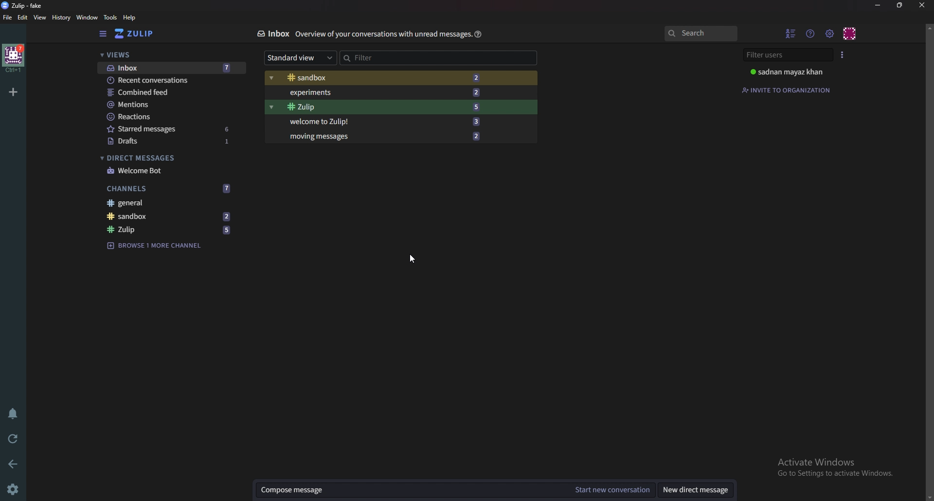 This screenshot has height=501, width=934. What do you see at coordinates (159, 81) in the screenshot?
I see `Recent conversations` at bounding box center [159, 81].